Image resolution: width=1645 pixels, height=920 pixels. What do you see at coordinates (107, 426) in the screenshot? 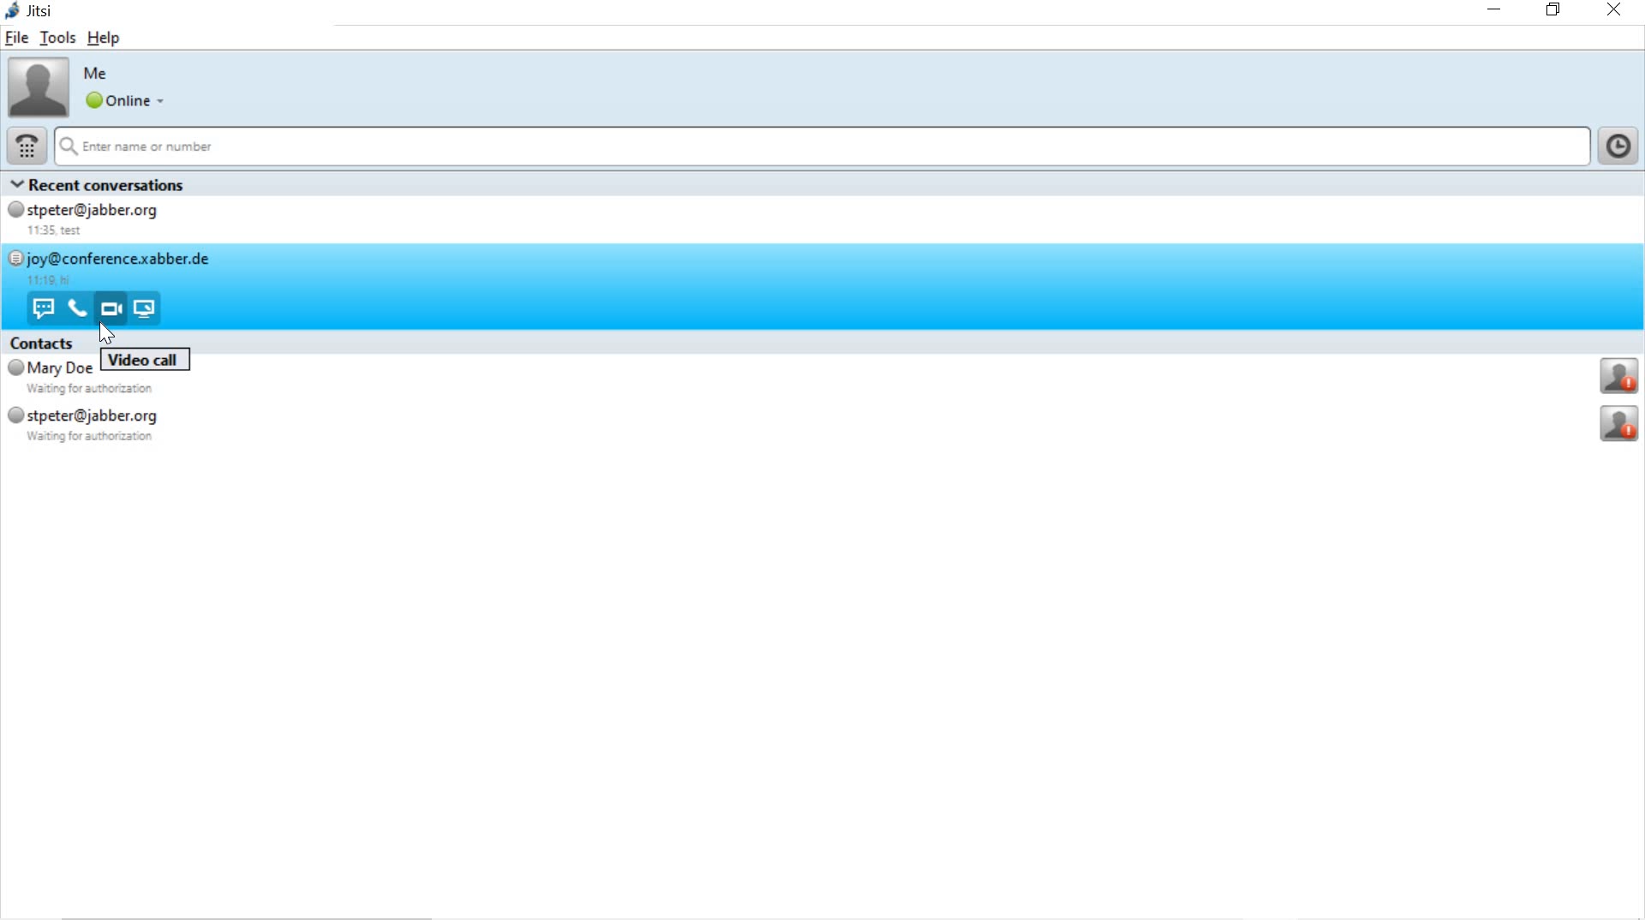
I see `stpeter@jabber.org waiting for authorization` at bounding box center [107, 426].